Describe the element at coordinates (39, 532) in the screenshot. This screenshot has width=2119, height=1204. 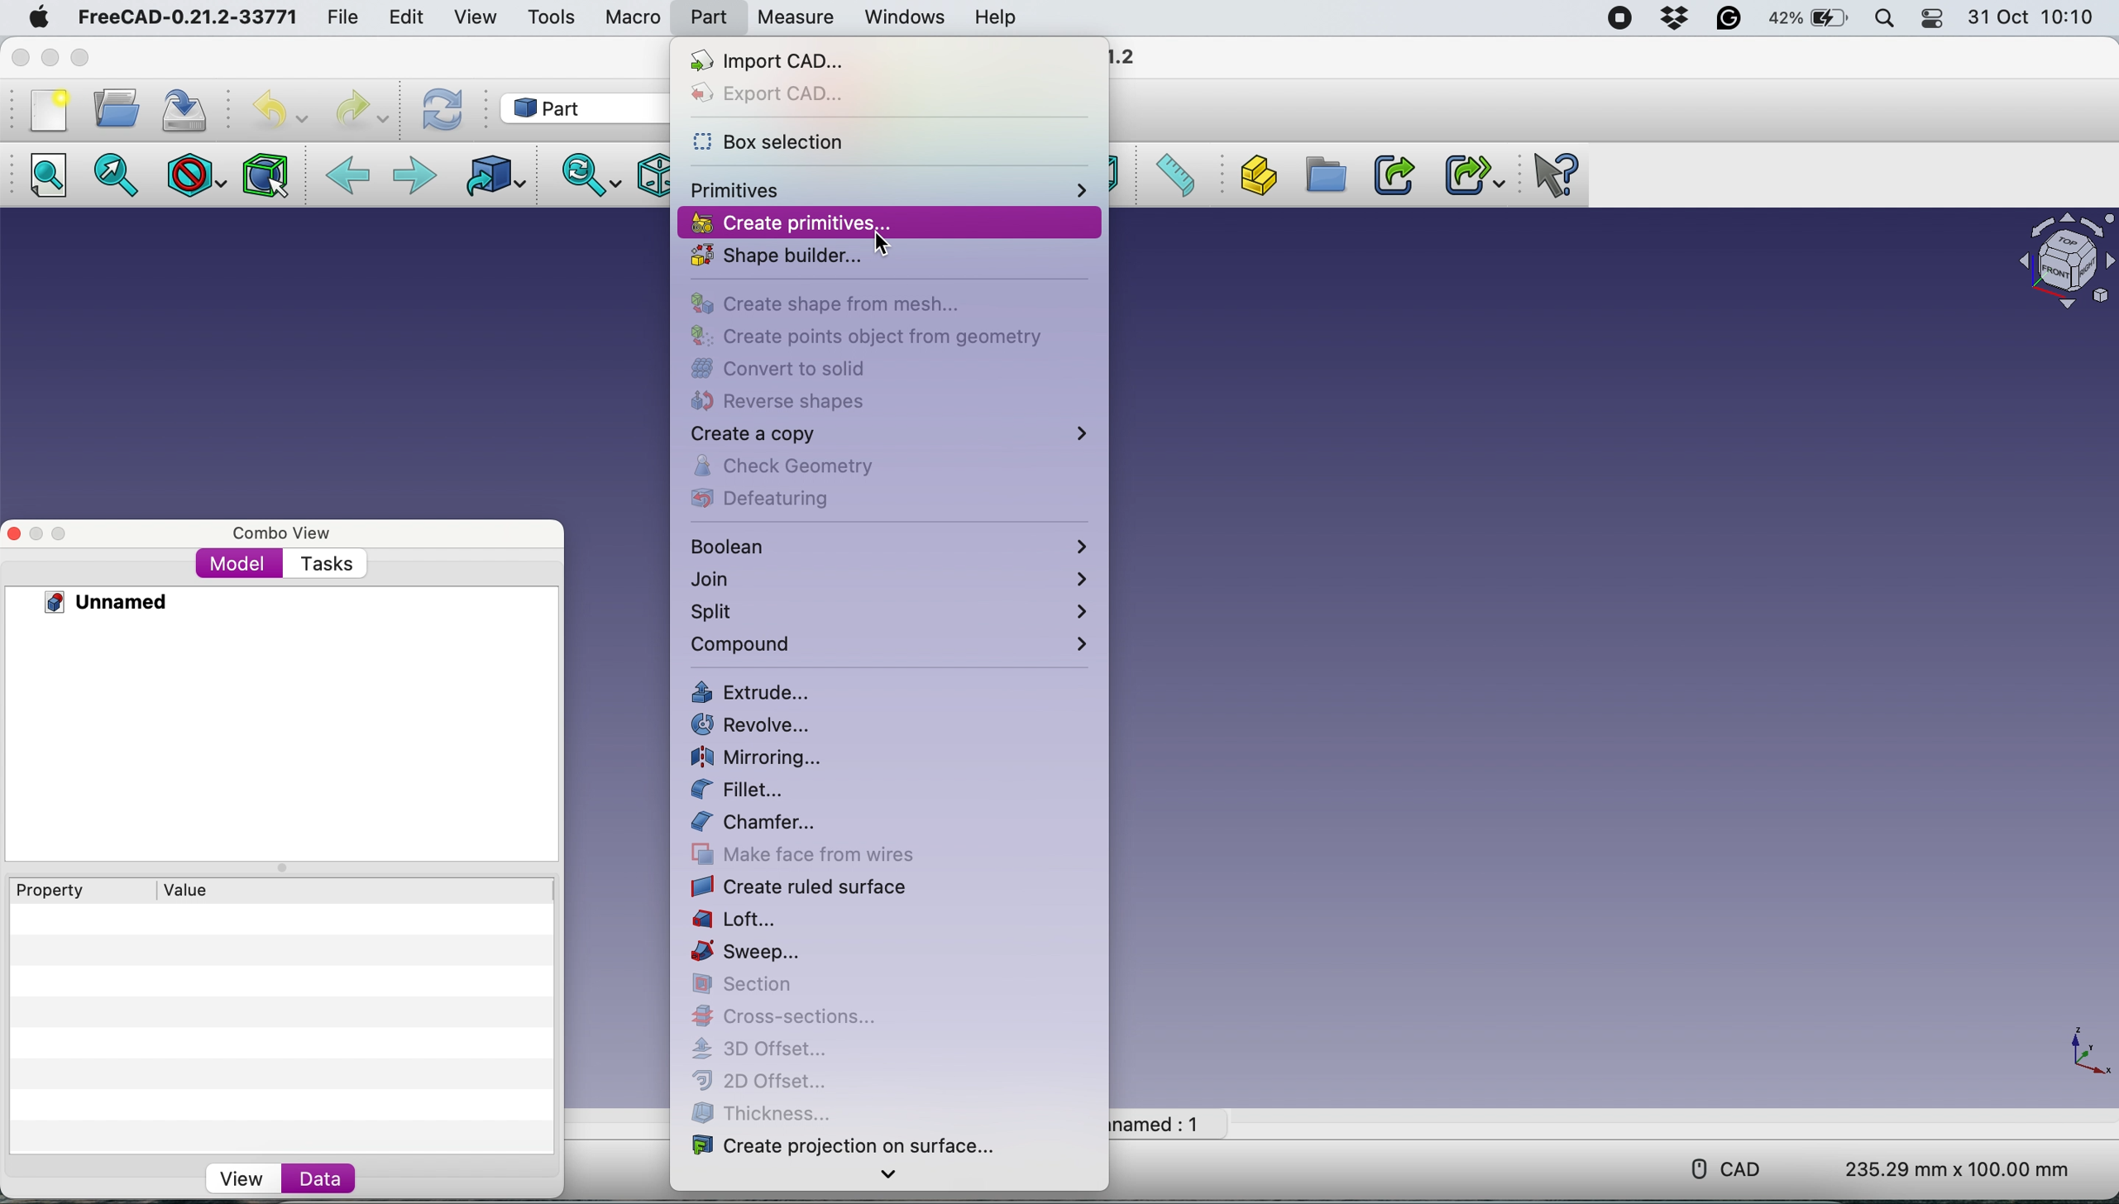
I see `Minimize` at that location.